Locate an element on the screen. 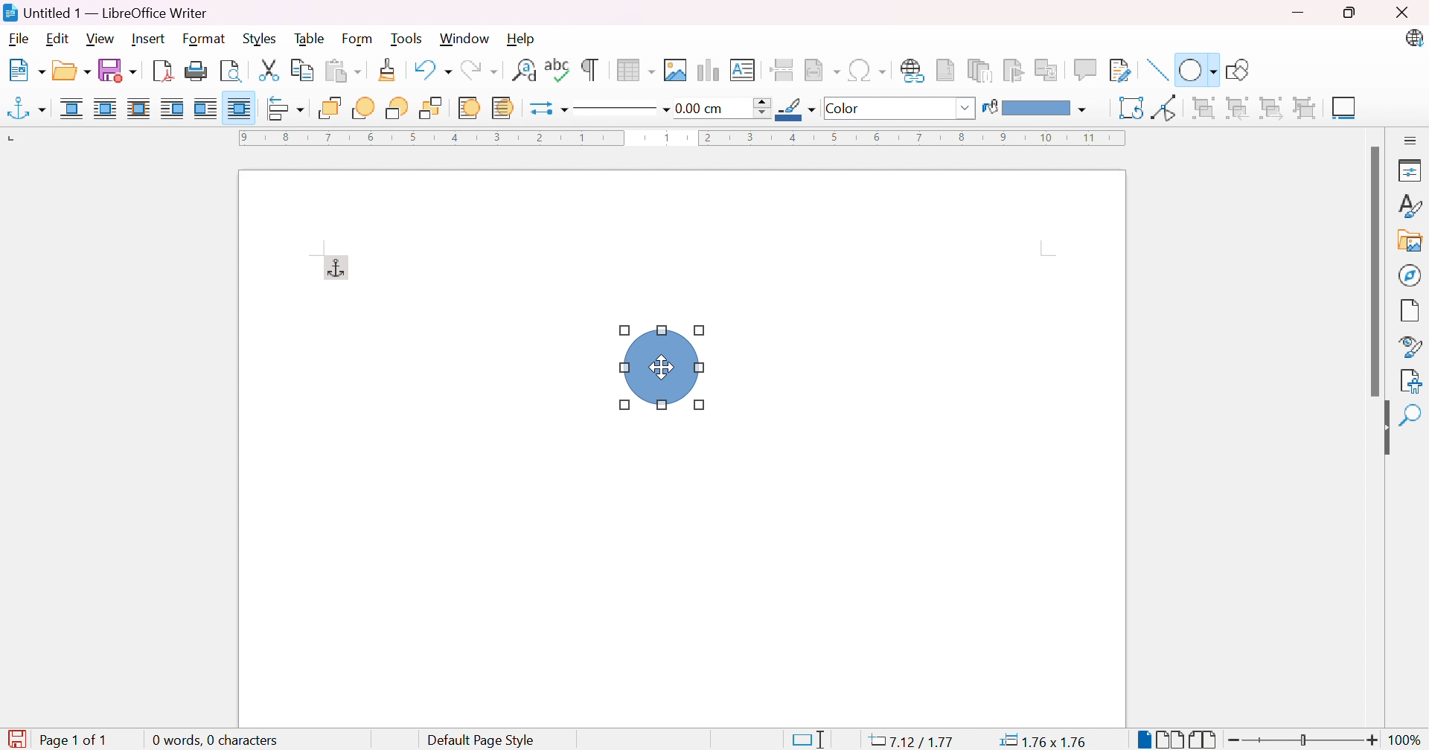  Rotate is located at coordinates (1130, 109).